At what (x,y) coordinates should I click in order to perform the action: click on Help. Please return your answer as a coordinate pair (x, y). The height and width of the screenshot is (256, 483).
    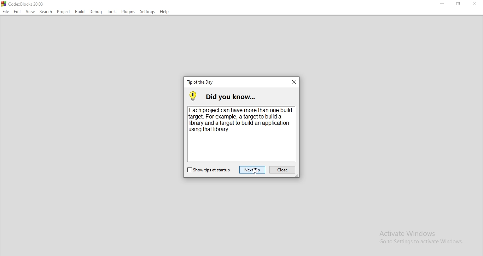
    Looking at the image, I should click on (166, 12).